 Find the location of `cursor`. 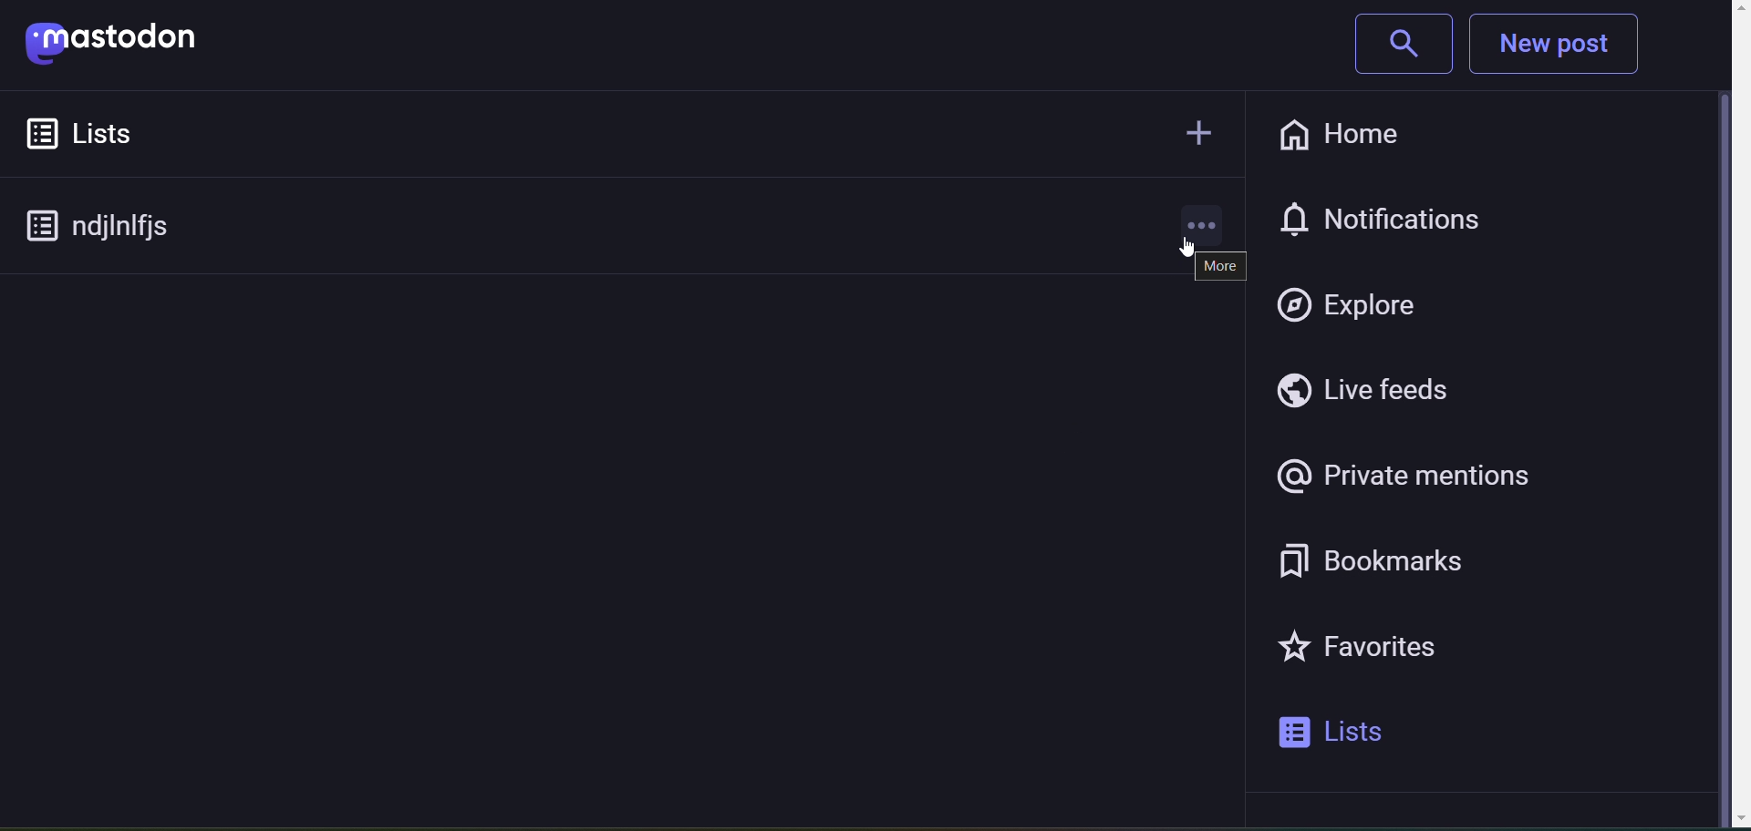

cursor is located at coordinates (1174, 251).